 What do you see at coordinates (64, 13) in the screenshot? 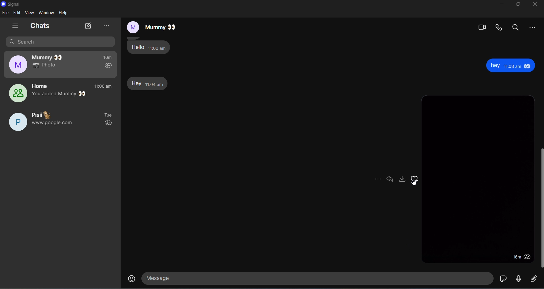
I see `help` at bounding box center [64, 13].